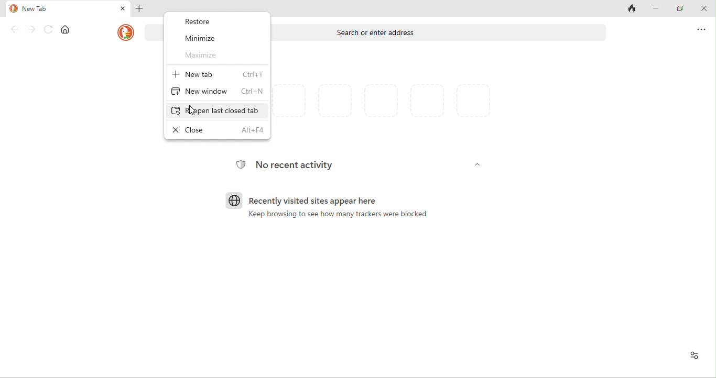 This screenshot has width=716, height=378. I want to click on keep browsing to see how many trackers were blocked, so click(338, 215).